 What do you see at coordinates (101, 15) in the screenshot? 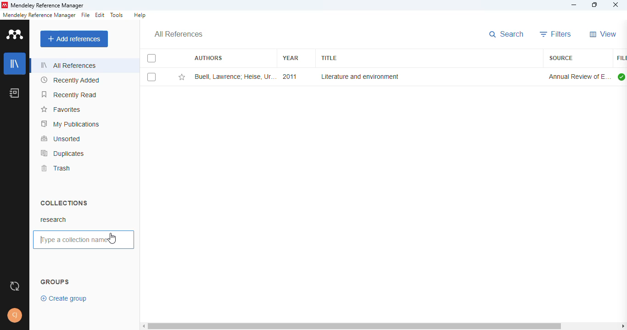
I see `edit` at bounding box center [101, 15].